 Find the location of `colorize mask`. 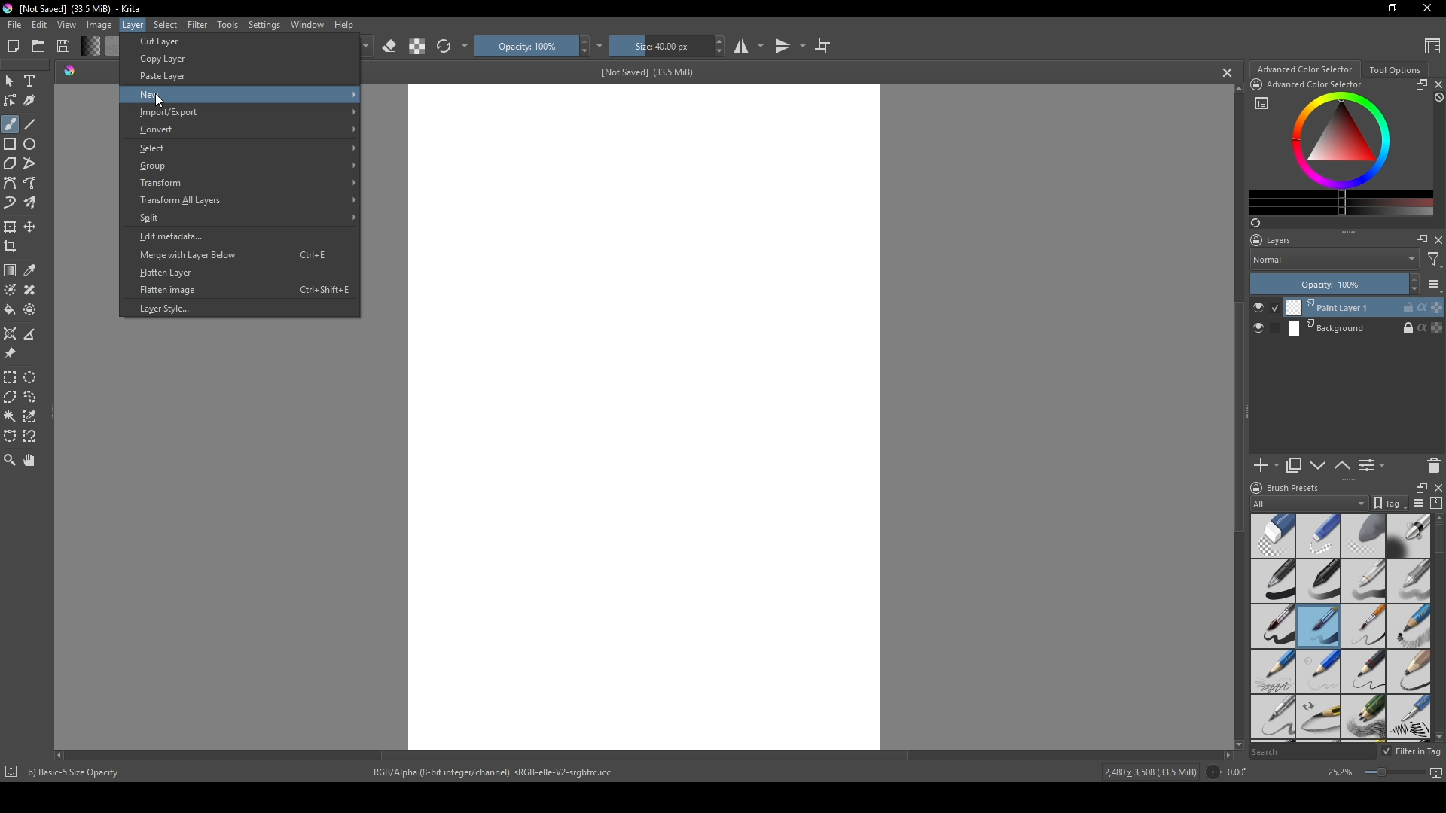

colorize mask is located at coordinates (11, 289).